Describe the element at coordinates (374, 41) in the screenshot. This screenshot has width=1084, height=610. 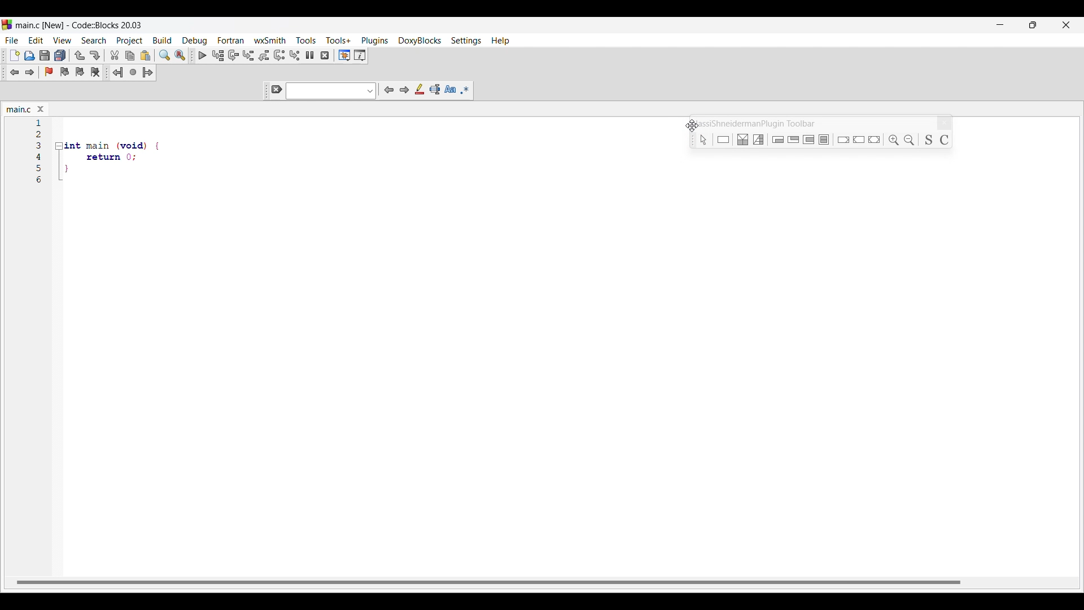
I see `Plugins menu` at that location.